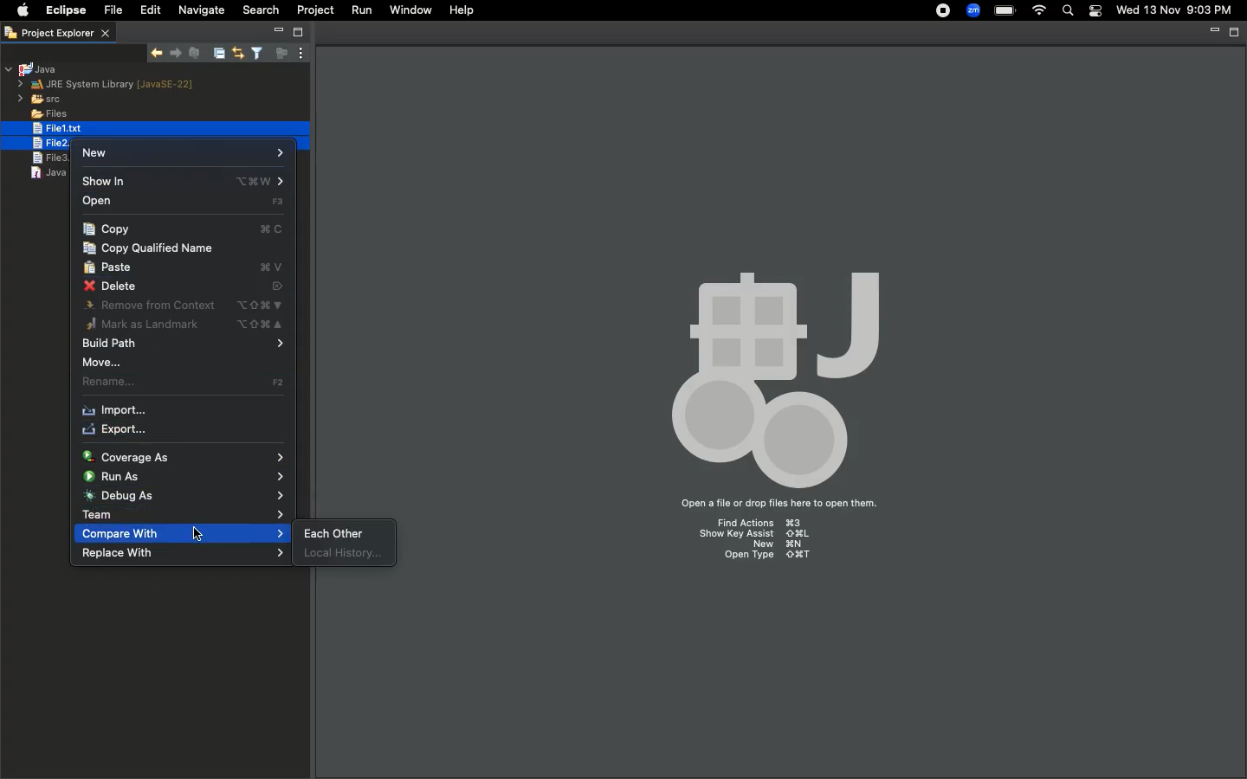 The image size is (1247, 779). Describe the element at coordinates (1097, 10) in the screenshot. I see `Notification` at that location.